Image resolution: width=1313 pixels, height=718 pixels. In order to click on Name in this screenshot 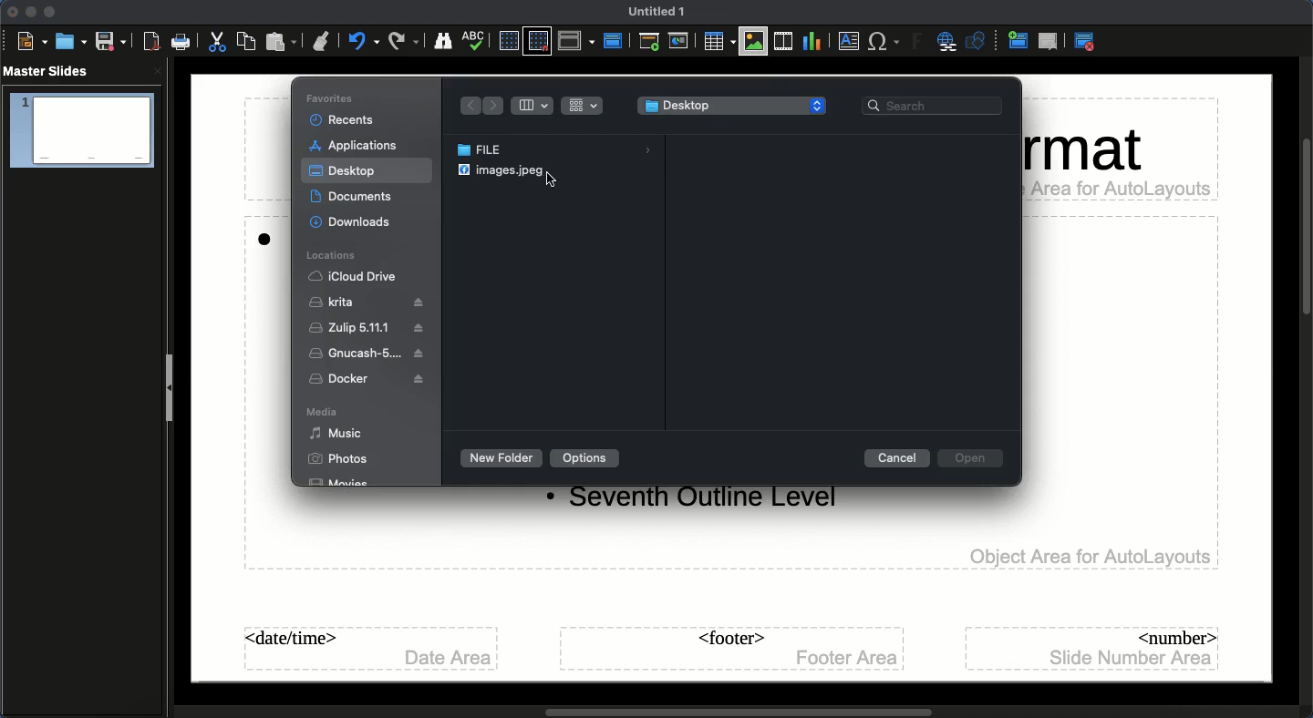, I will do `click(653, 11)`.